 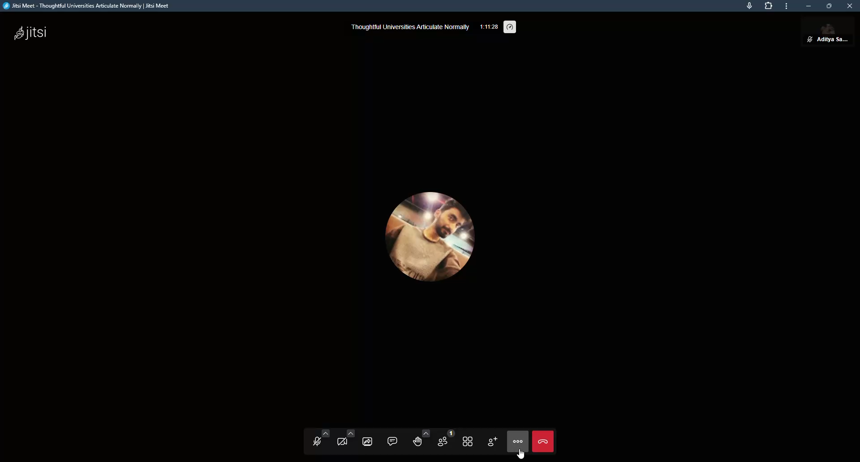 What do you see at coordinates (519, 441) in the screenshot?
I see `more actions` at bounding box center [519, 441].